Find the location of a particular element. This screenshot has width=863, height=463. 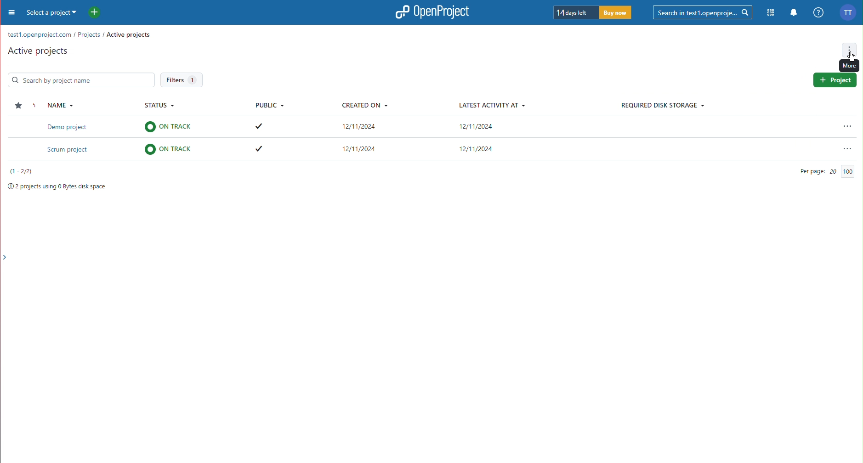

More is located at coordinates (850, 50).